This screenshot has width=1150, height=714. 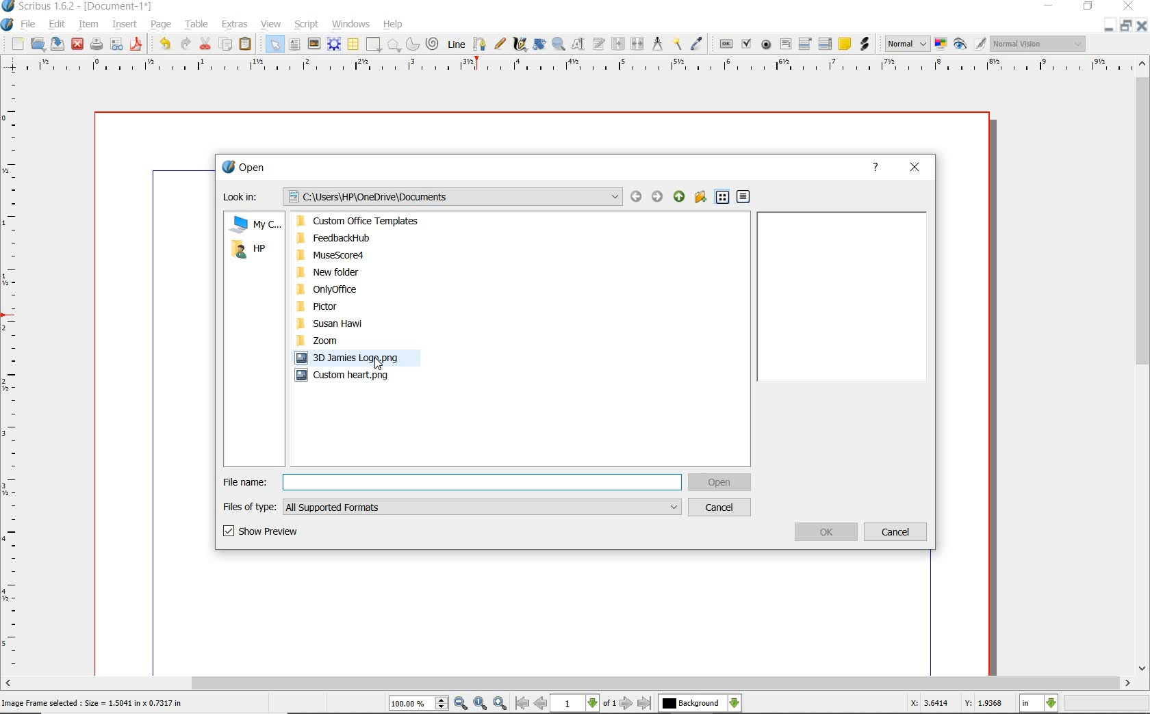 I want to click on up, so click(x=678, y=197).